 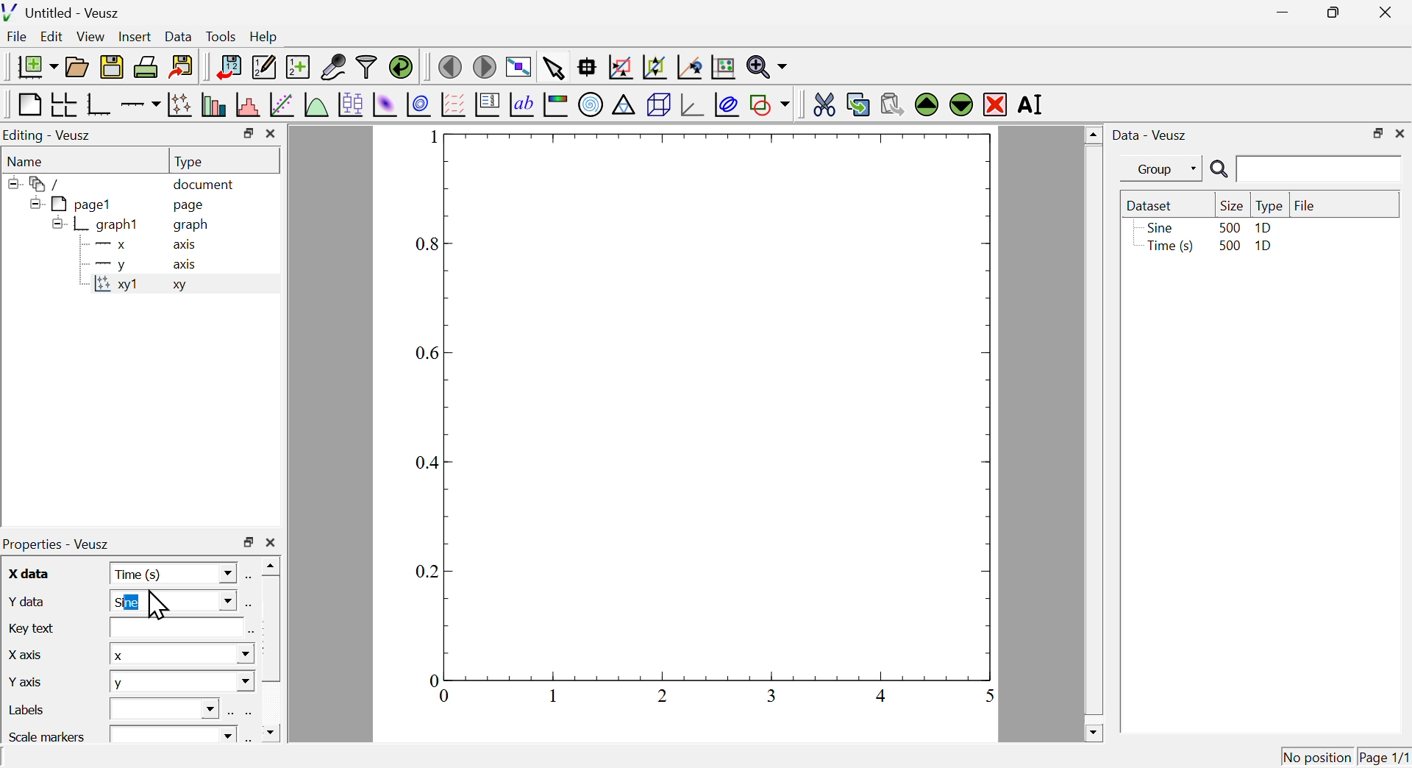 I want to click on 0.2, so click(x=553, y=696).